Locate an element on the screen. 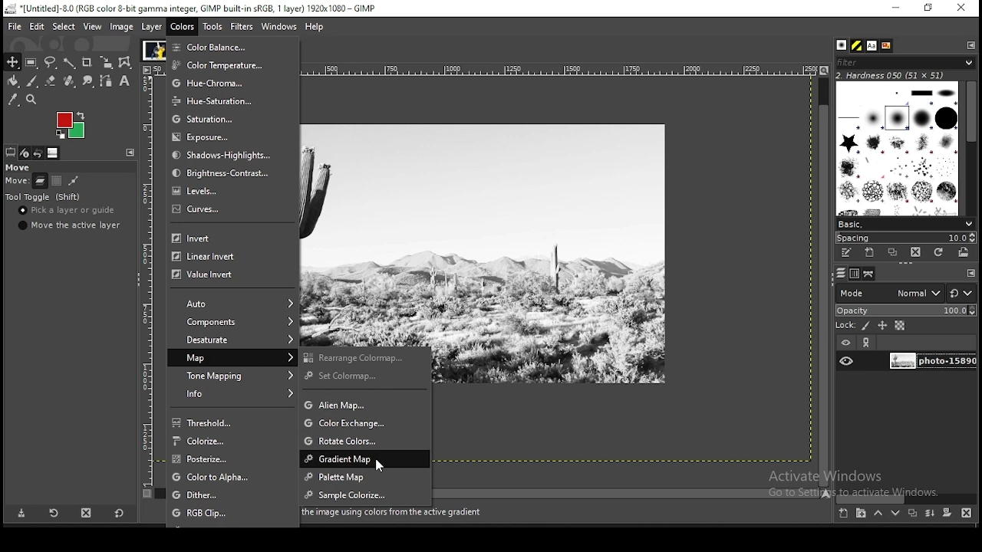 This screenshot has width=982, height=552. paint bucket tool is located at coordinates (13, 81).